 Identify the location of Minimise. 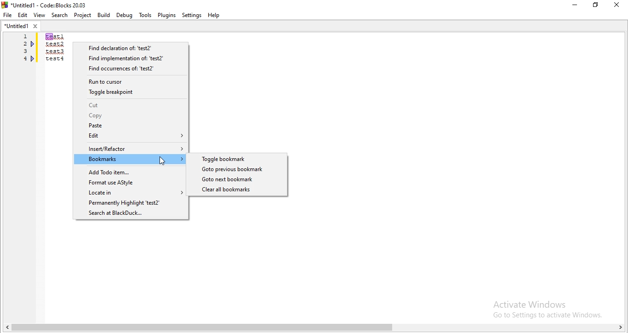
(574, 6).